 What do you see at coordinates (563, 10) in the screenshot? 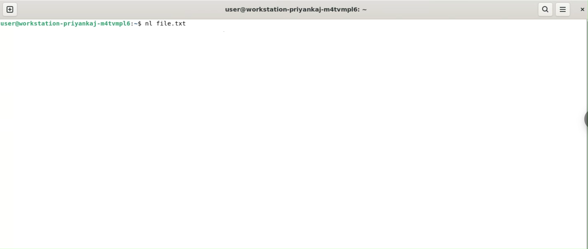
I see `menu` at bounding box center [563, 10].